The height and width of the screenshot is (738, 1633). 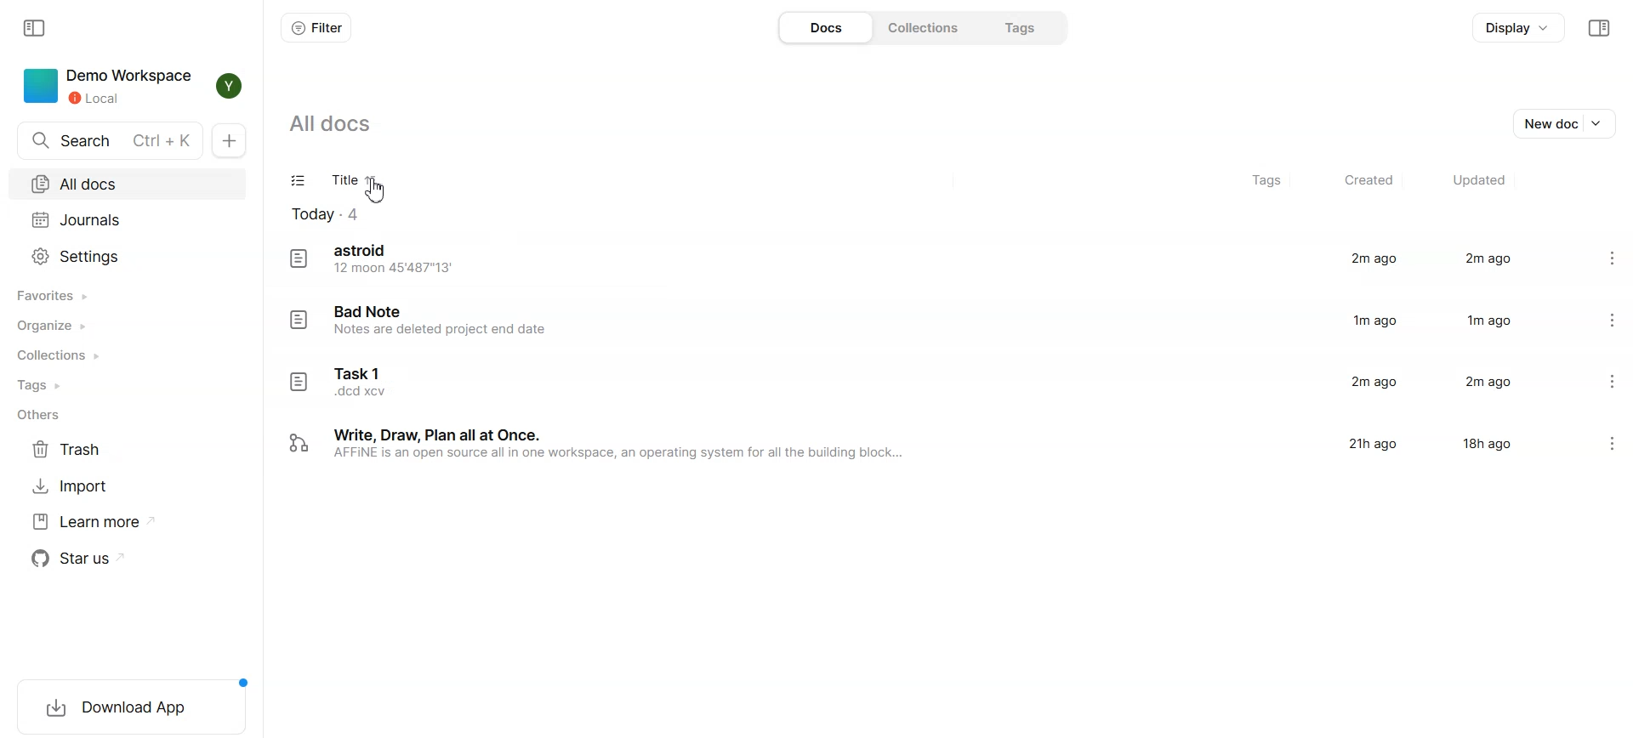 What do you see at coordinates (91, 522) in the screenshot?
I see `Learn more` at bounding box center [91, 522].